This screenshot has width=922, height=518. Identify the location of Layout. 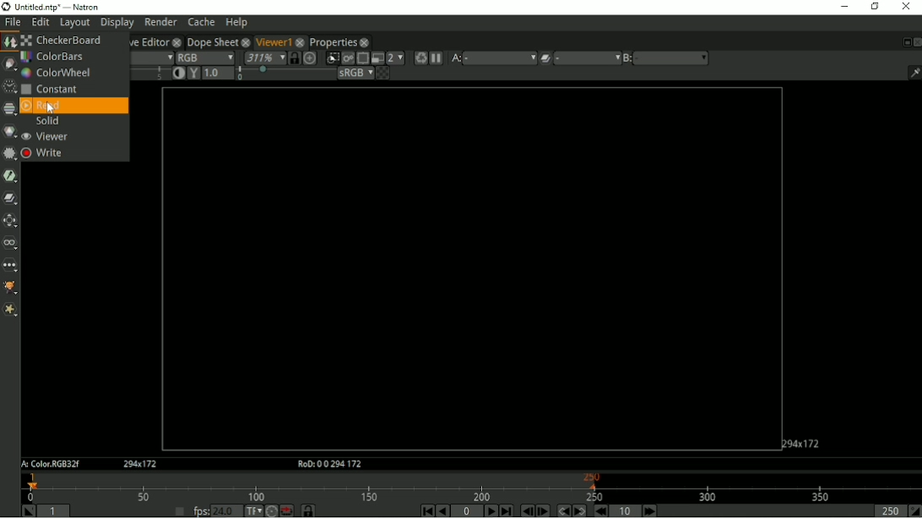
(74, 23).